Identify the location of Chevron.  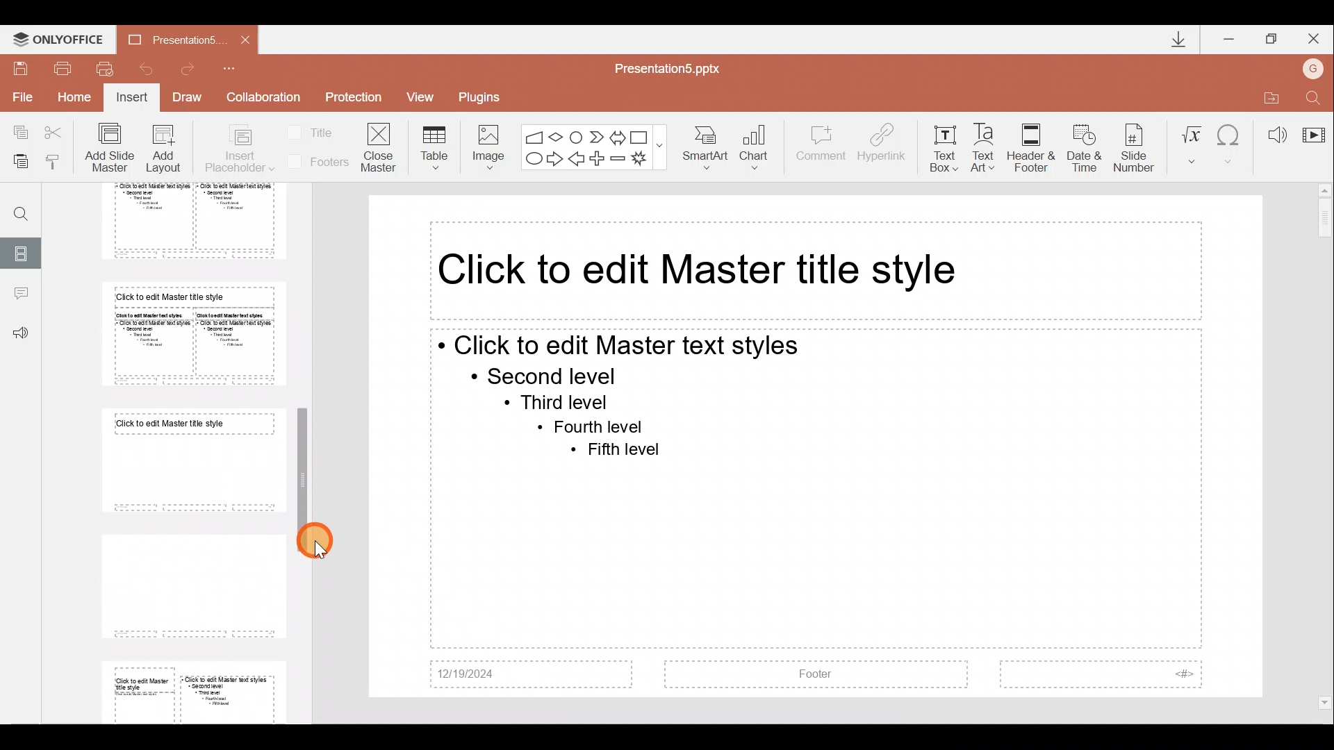
(595, 135).